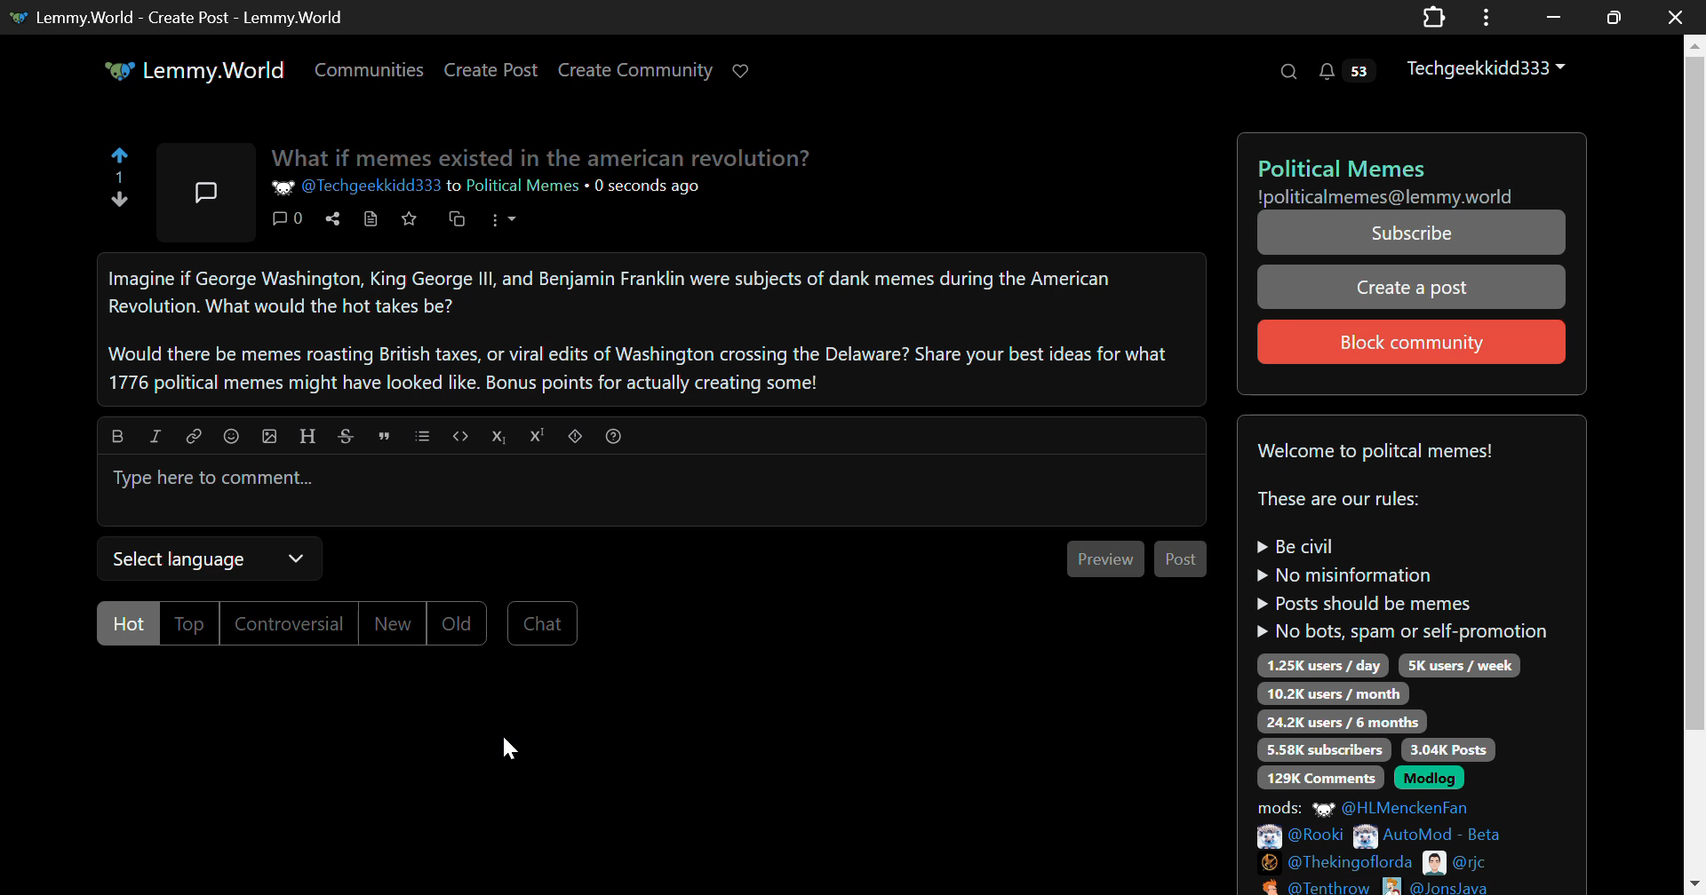  What do you see at coordinates (1407, 233) in the screenshot?
I see `Subscribe Button` at bounding box center [1407, 233].